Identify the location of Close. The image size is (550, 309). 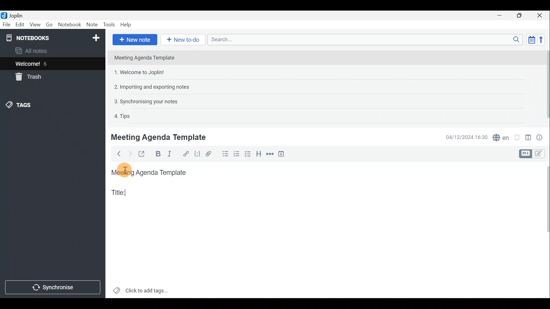
(540, 16).